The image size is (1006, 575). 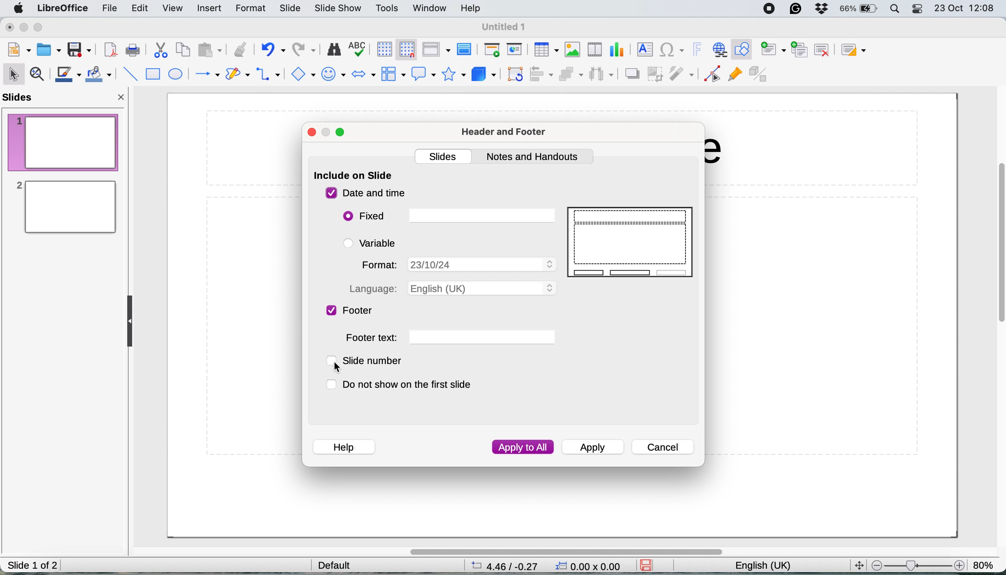 What do you see at coordinates (339, 366) in the screenshot?
I see `cursor` at bounding box center [339, 366].